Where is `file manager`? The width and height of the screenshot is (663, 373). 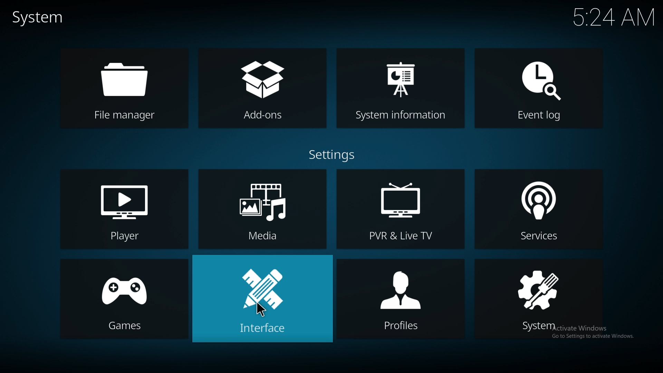 file manager is located at coordinates (133, 87).